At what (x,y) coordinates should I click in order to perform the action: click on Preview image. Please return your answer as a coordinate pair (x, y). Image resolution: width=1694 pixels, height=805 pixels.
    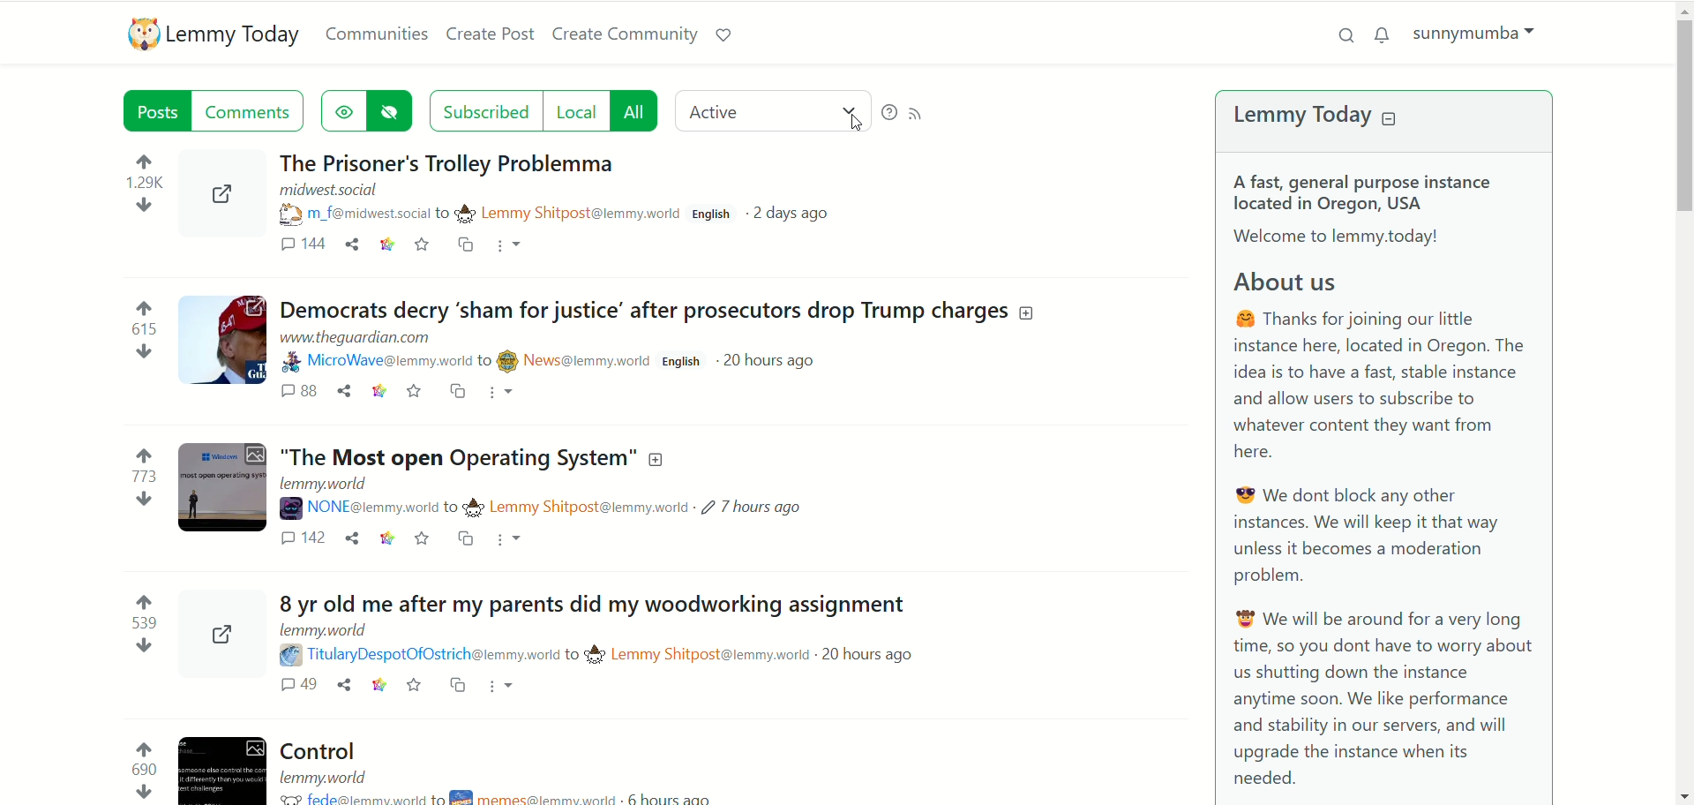
    Looking at the image, I should click on (220, 493).